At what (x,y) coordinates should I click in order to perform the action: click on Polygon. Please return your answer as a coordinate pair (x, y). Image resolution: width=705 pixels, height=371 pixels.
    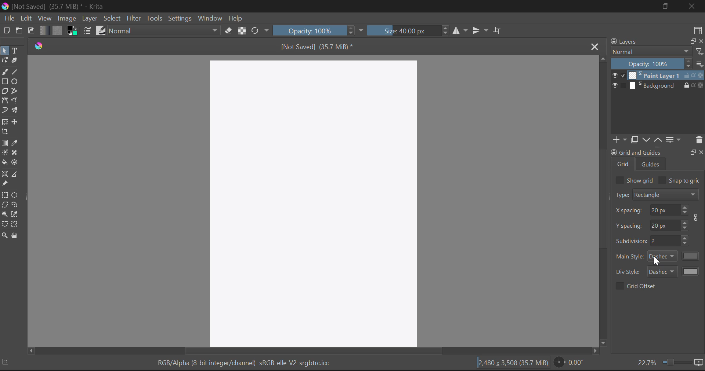
    Looking at the image, I should click on (5, 92).